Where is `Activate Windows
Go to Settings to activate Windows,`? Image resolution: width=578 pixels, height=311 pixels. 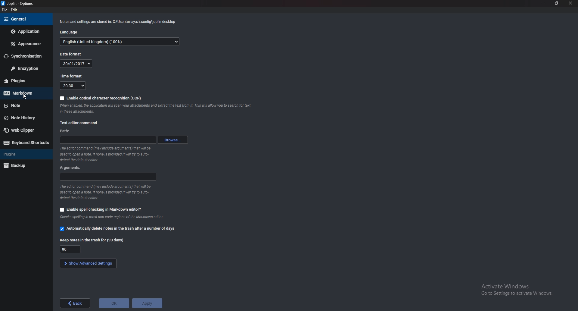 Activate Windows
Go to Settings to activate Windows, is located at coordinates (516, 288).